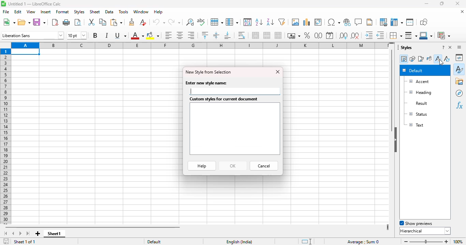 Image resolution: width=466 pixels, height=245 pixels. Describe the element at coordinates (417, 82) in the screenshot. I see `accent` at that location.